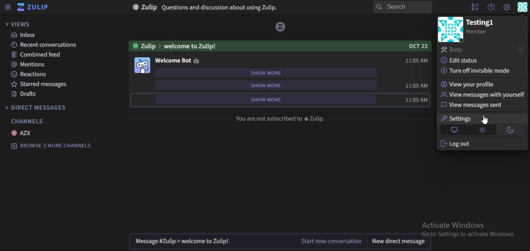 Image resolution: width=530 pixels, height=251 pixels. Describe the element at coordinates (400, 242) in the screenshot. I see `new dm` at that location.